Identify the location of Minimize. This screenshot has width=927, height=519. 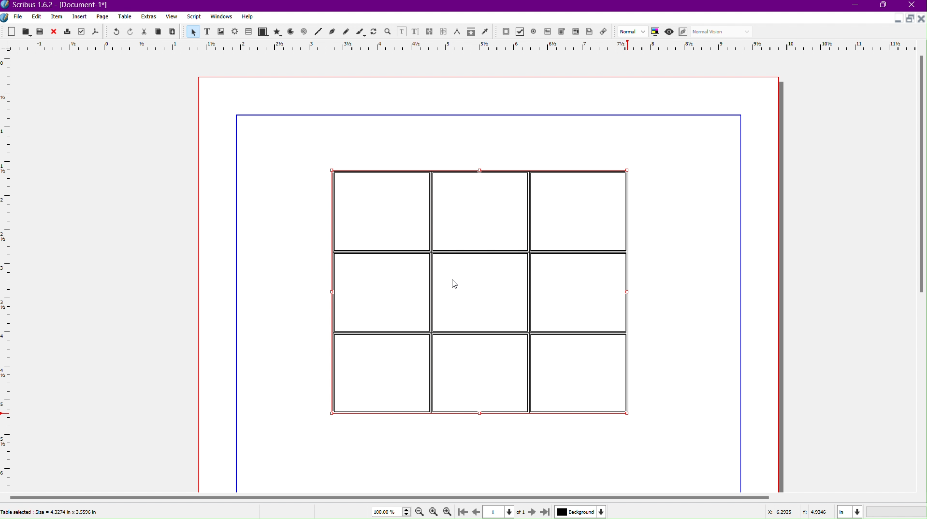
(856, 6).